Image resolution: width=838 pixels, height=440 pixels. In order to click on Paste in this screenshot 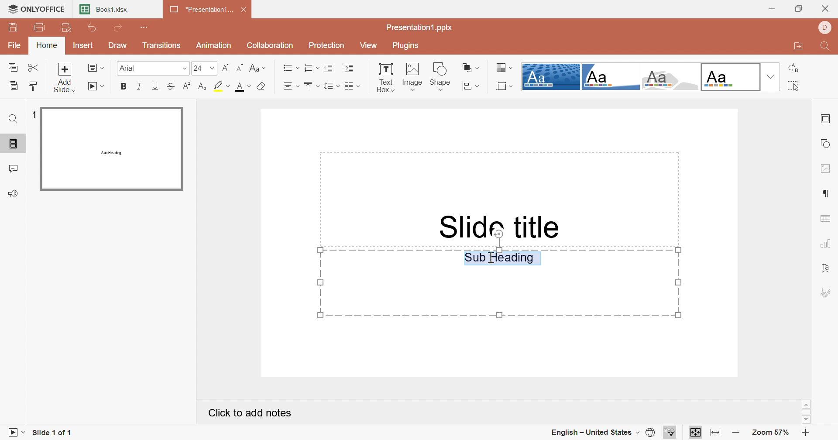, I will do `click(15, 85)`.